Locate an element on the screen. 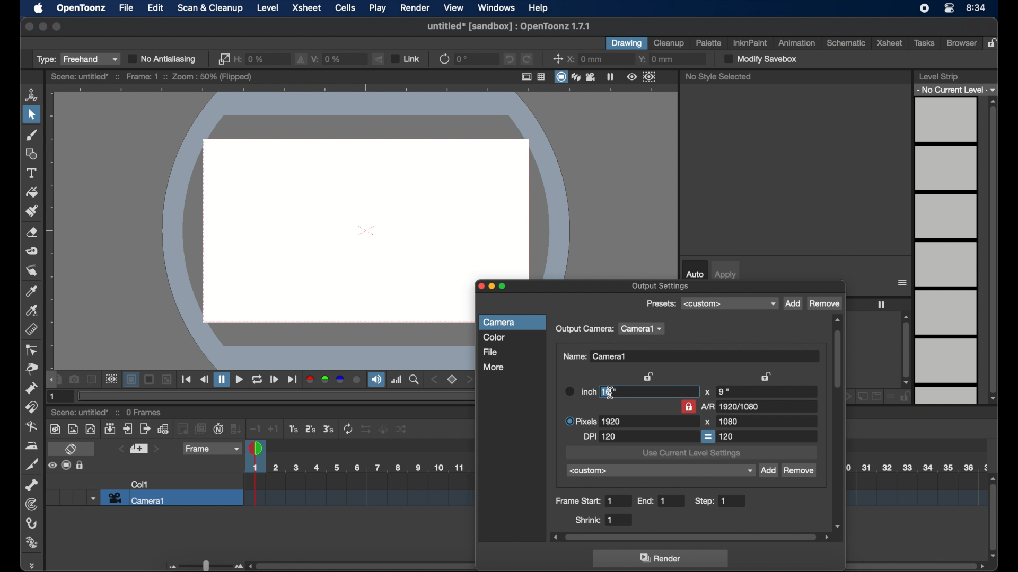  frame start is located at coordinates (585, 501).